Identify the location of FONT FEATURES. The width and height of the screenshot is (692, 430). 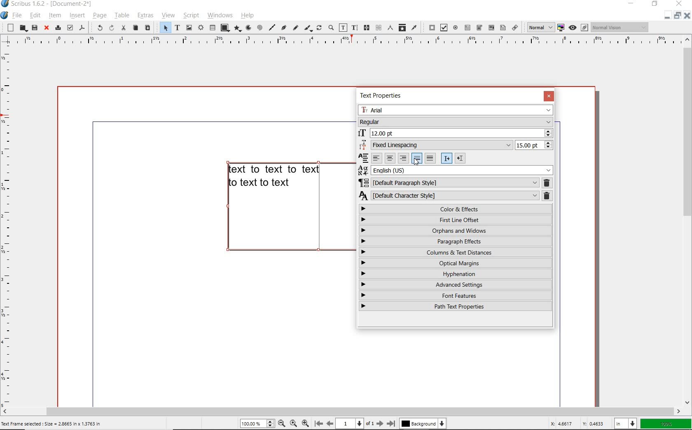
(456, 295).